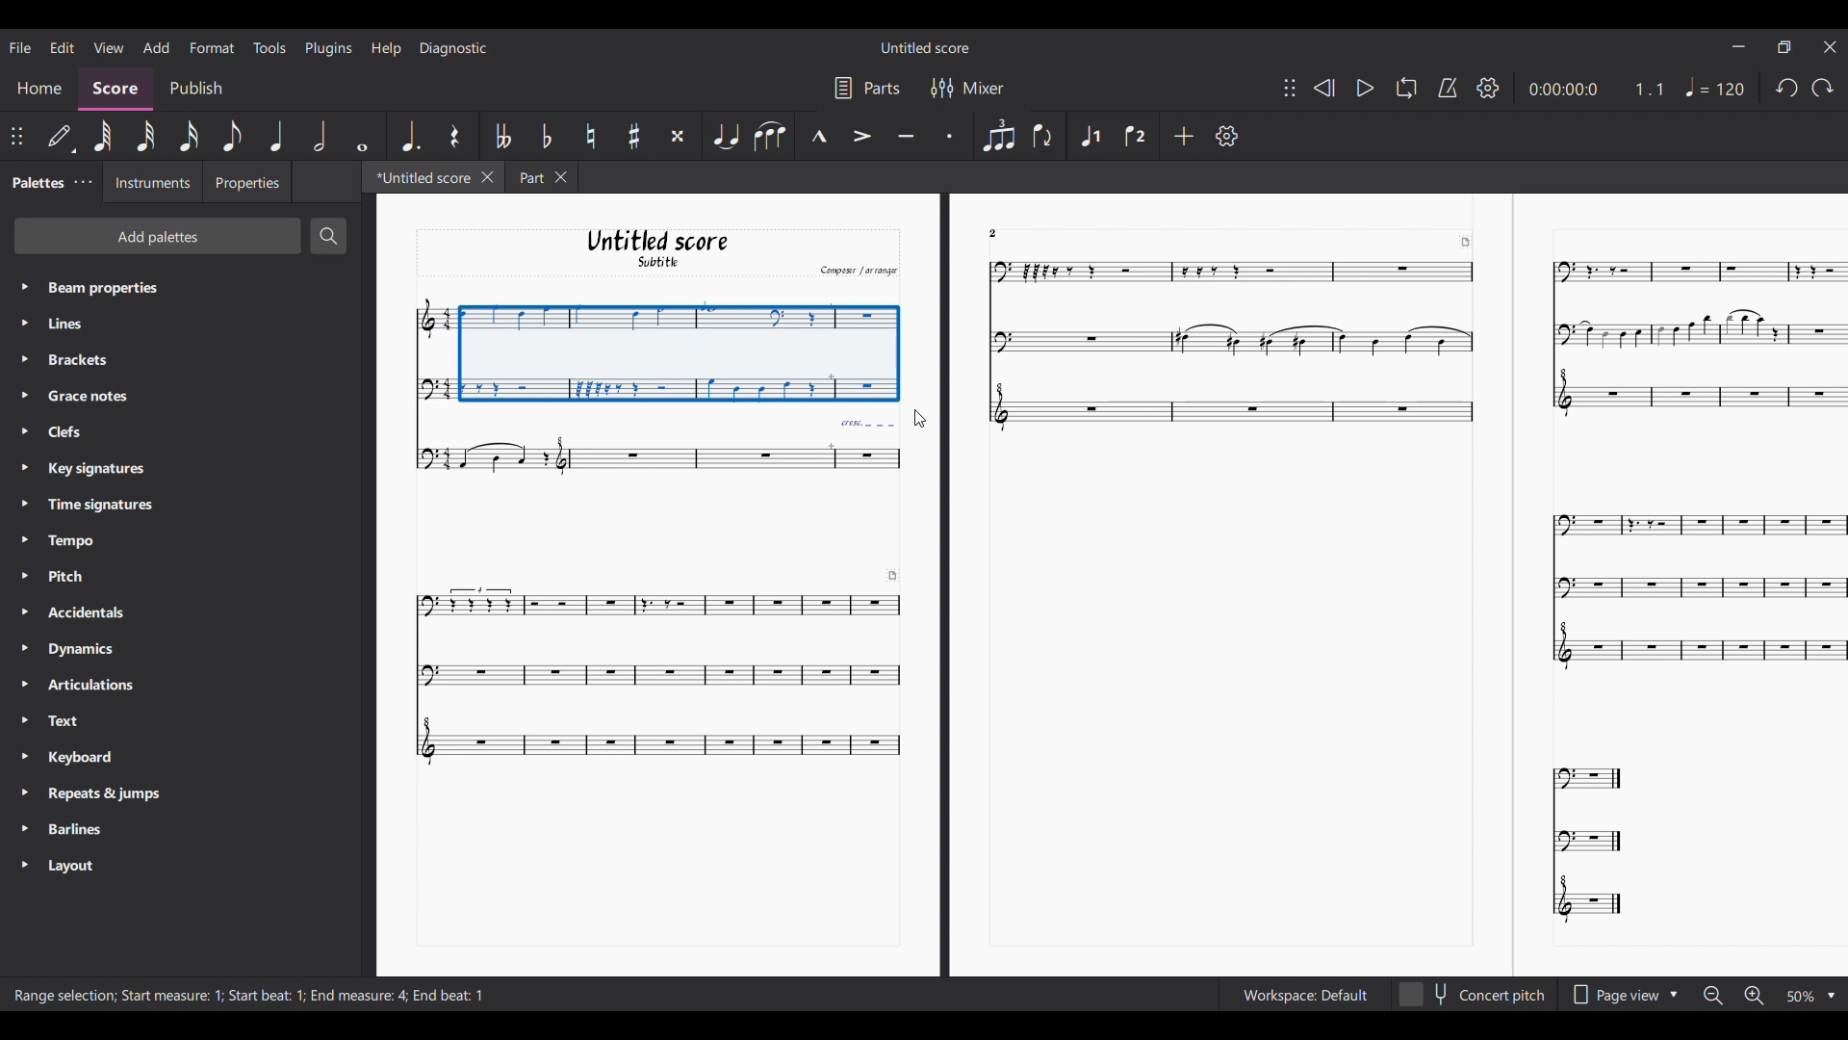  I want to click on Line, so click(83, 324).